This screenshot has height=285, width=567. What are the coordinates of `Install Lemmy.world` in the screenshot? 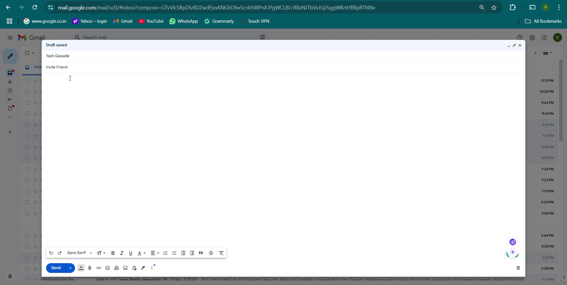 It's located at (483, 8).